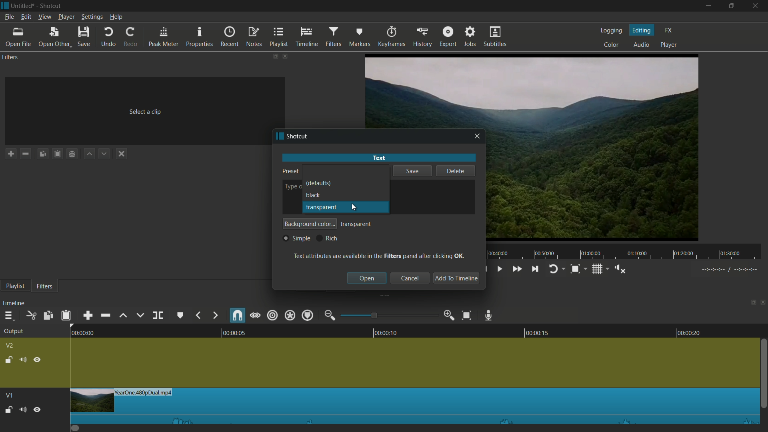  What do you see at coordinates (356, 208) in the screenshot?
I see `cursor` at bounding box center [356, 208].